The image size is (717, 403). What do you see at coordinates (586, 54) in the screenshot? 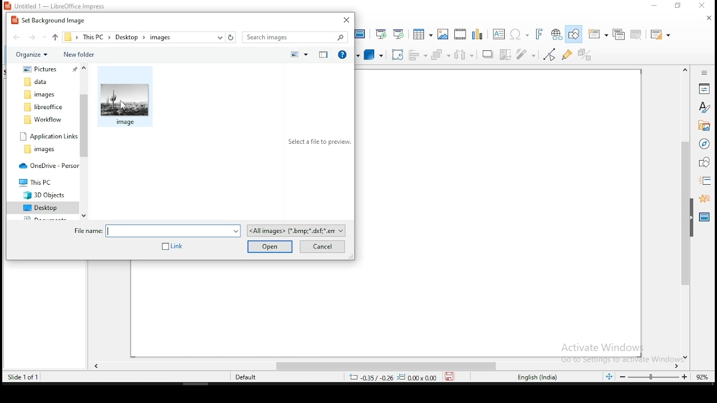
I see `toggle extrusiuon` at bounding box center [586, 54].